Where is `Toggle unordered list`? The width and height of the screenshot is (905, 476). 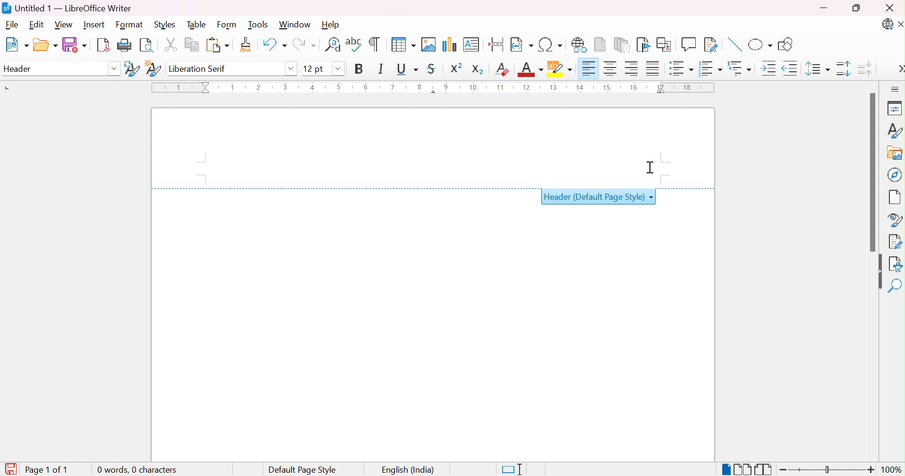
Toggle unordered list is located at coordinates (682, 68).